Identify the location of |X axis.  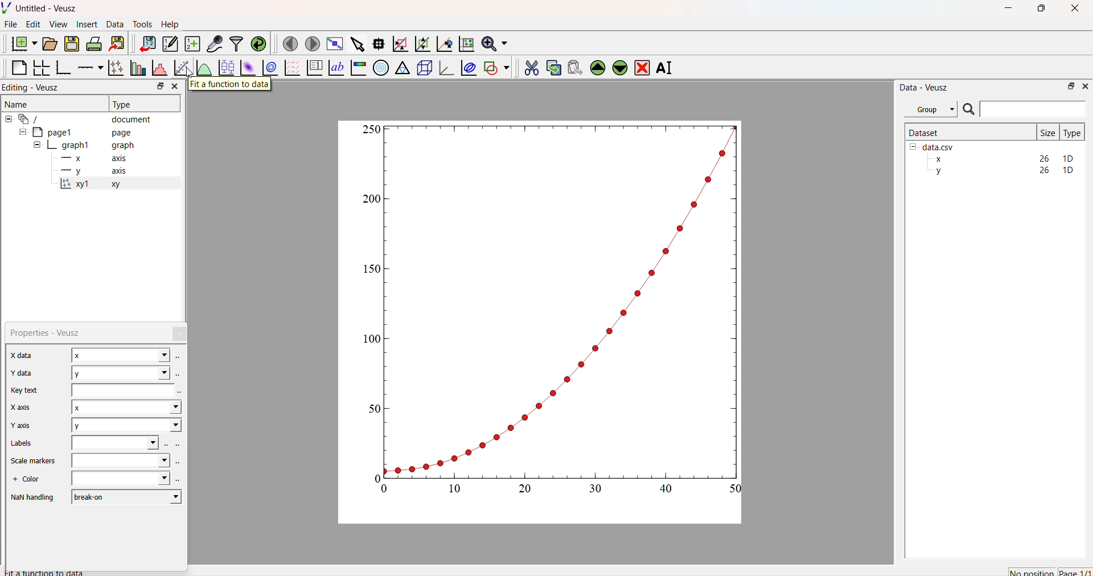
(19, 408).